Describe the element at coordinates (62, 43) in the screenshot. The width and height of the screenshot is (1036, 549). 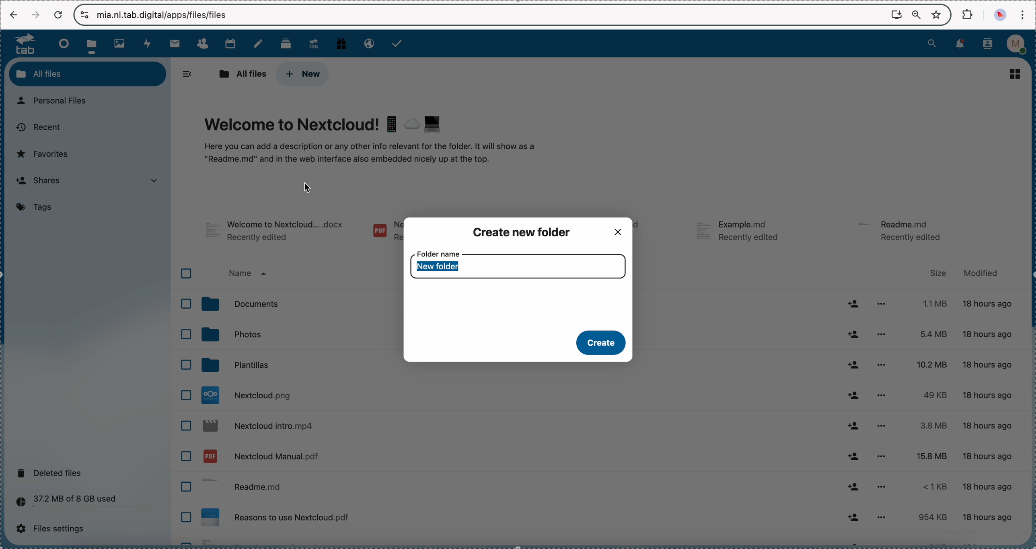
I see `dashboard` at that location.